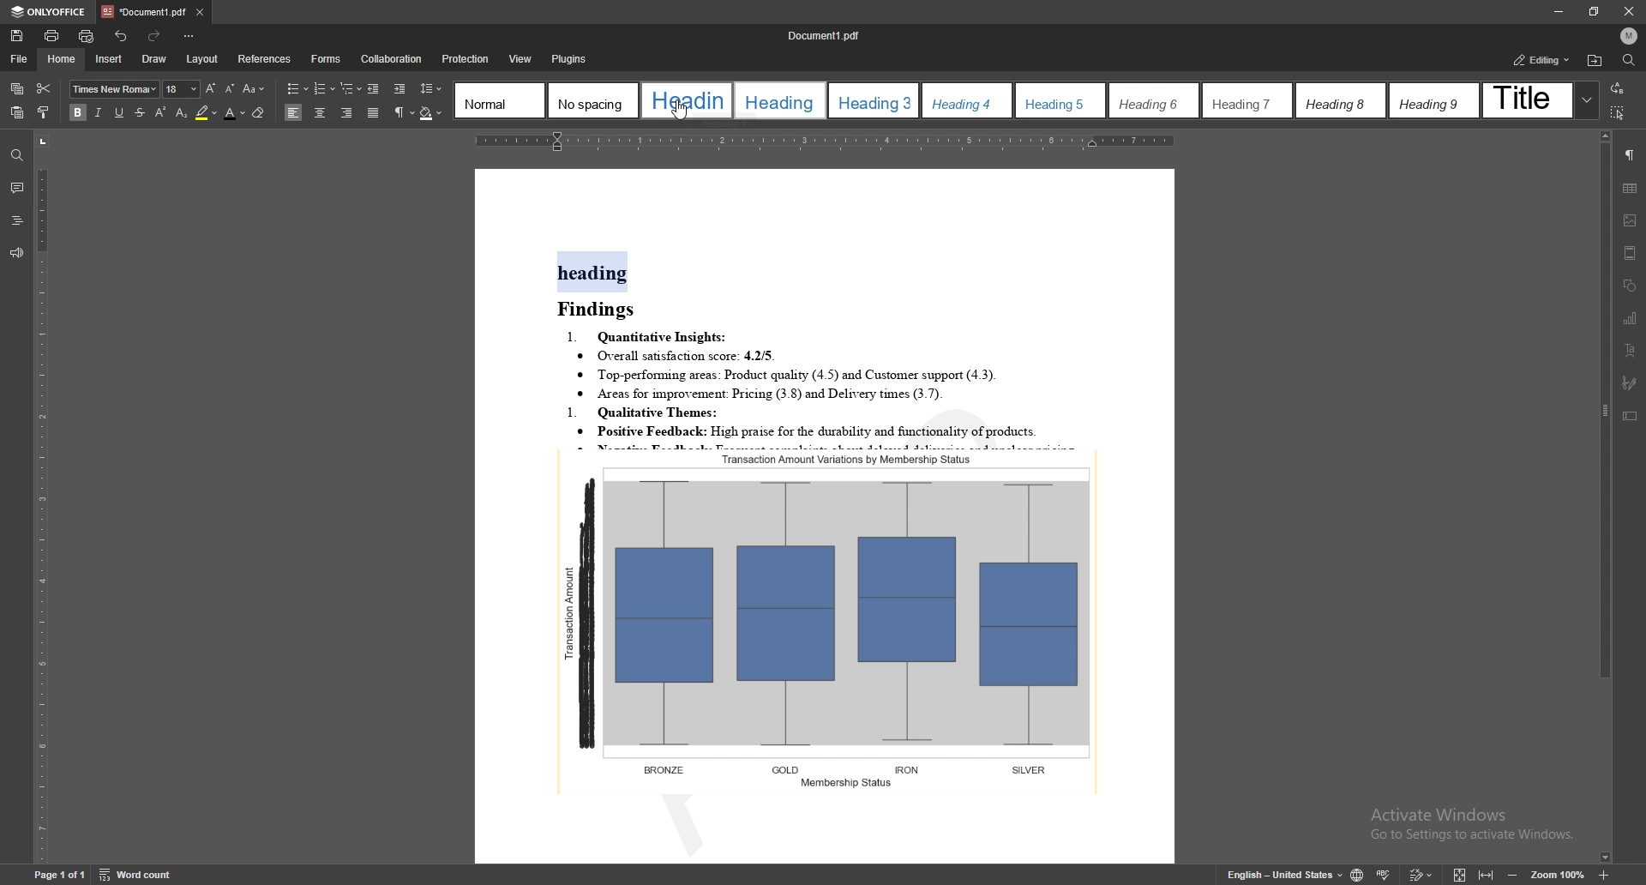  I want to click on Collaboration, so click(392, 59).